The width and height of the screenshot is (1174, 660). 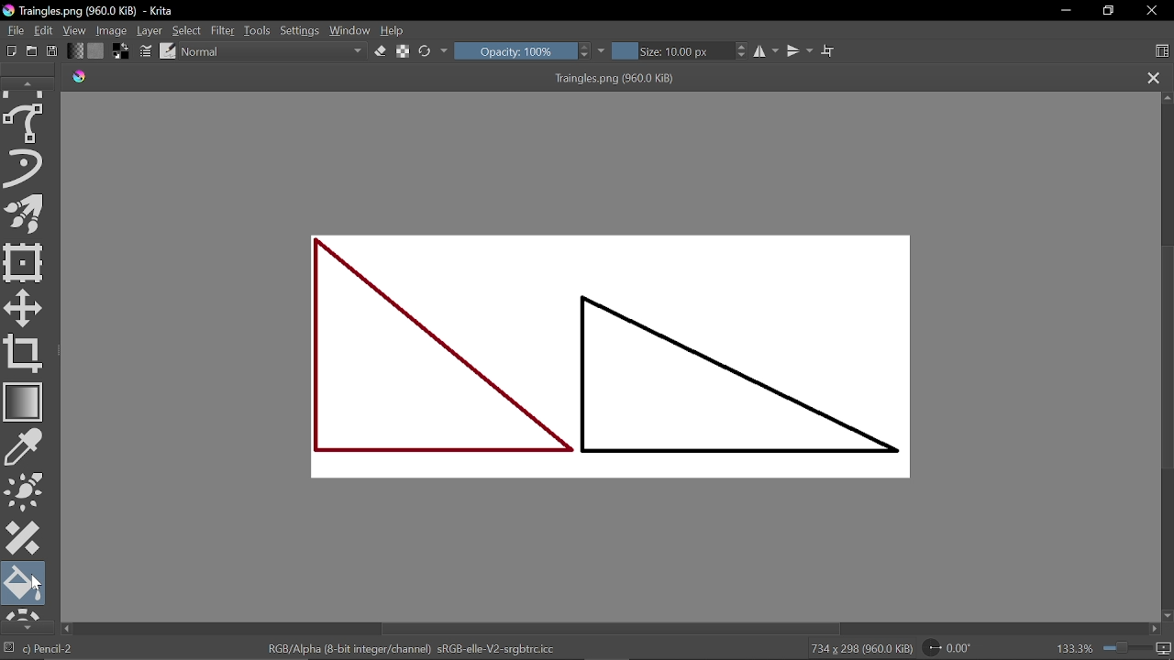 What do you see at coordinates (1161, 50) in the screenshot?
I see `Choose workspace` at bounding box center [1161, 50].